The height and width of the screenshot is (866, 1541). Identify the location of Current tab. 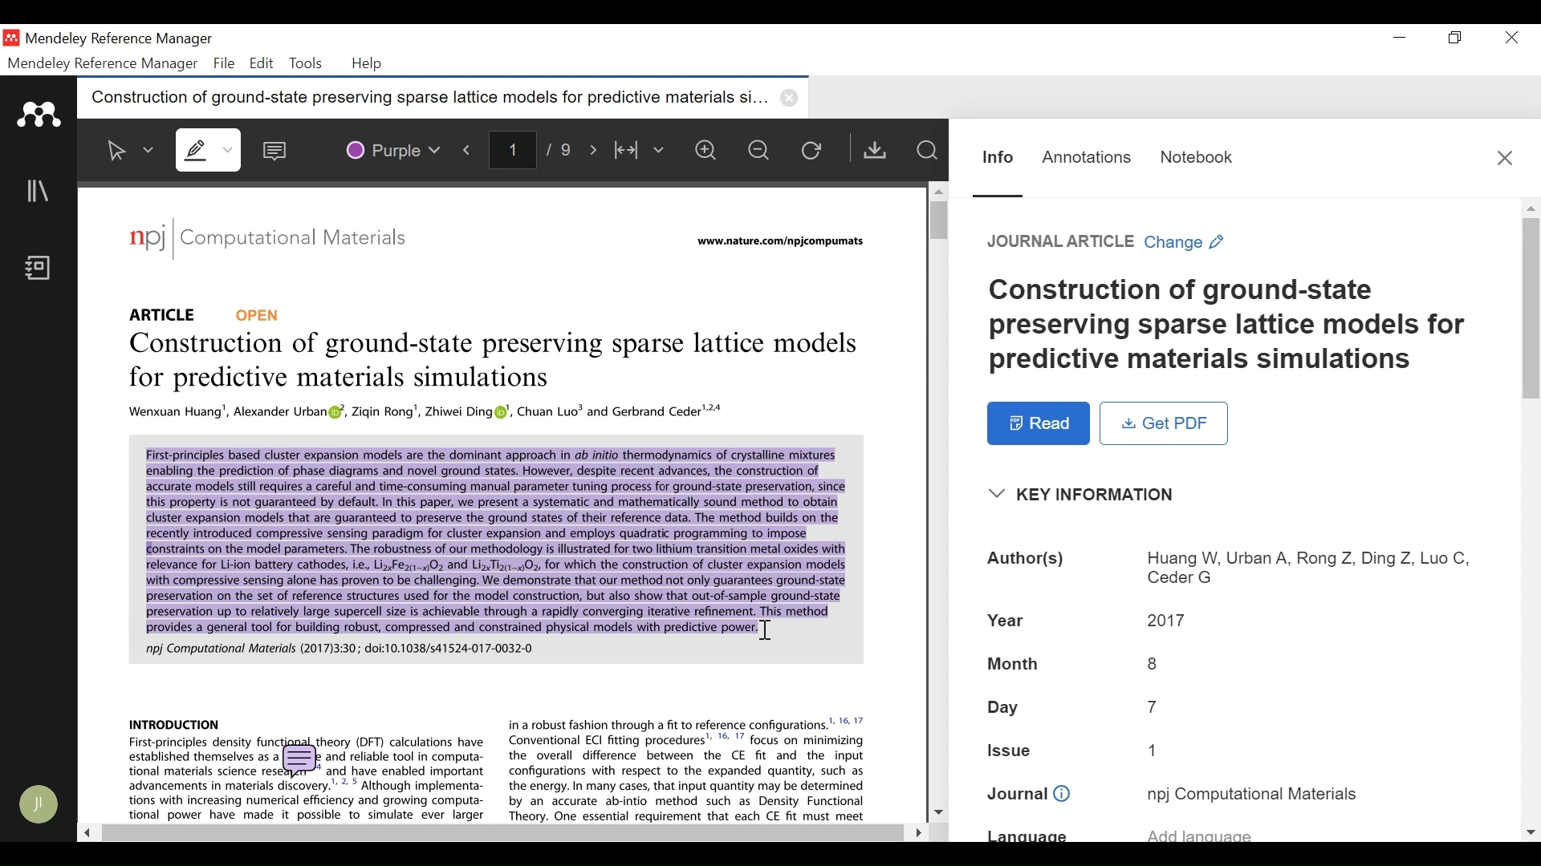
(423, 98).